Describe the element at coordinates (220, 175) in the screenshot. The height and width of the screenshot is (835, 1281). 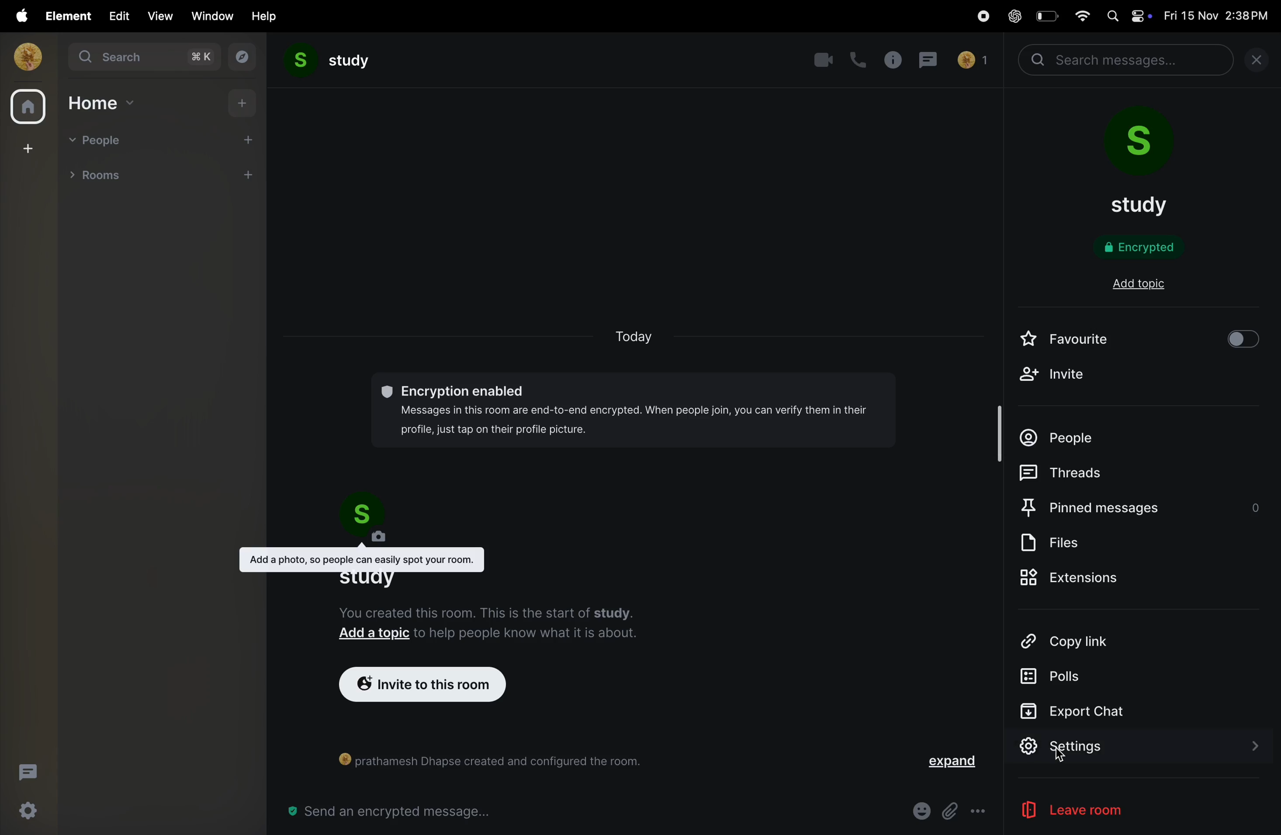
I see `more options` at that location.